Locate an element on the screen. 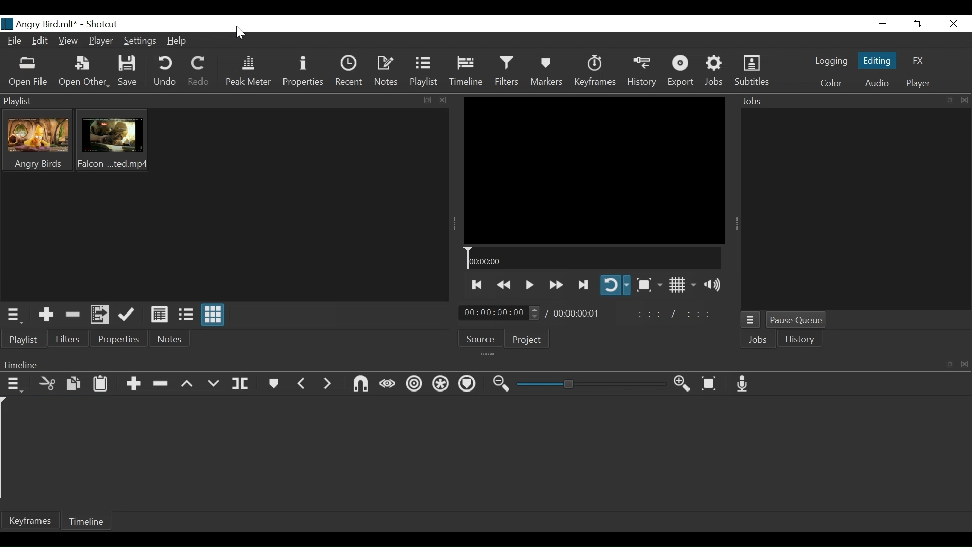  Skip to the previous point is located at coordinates (478, 285).